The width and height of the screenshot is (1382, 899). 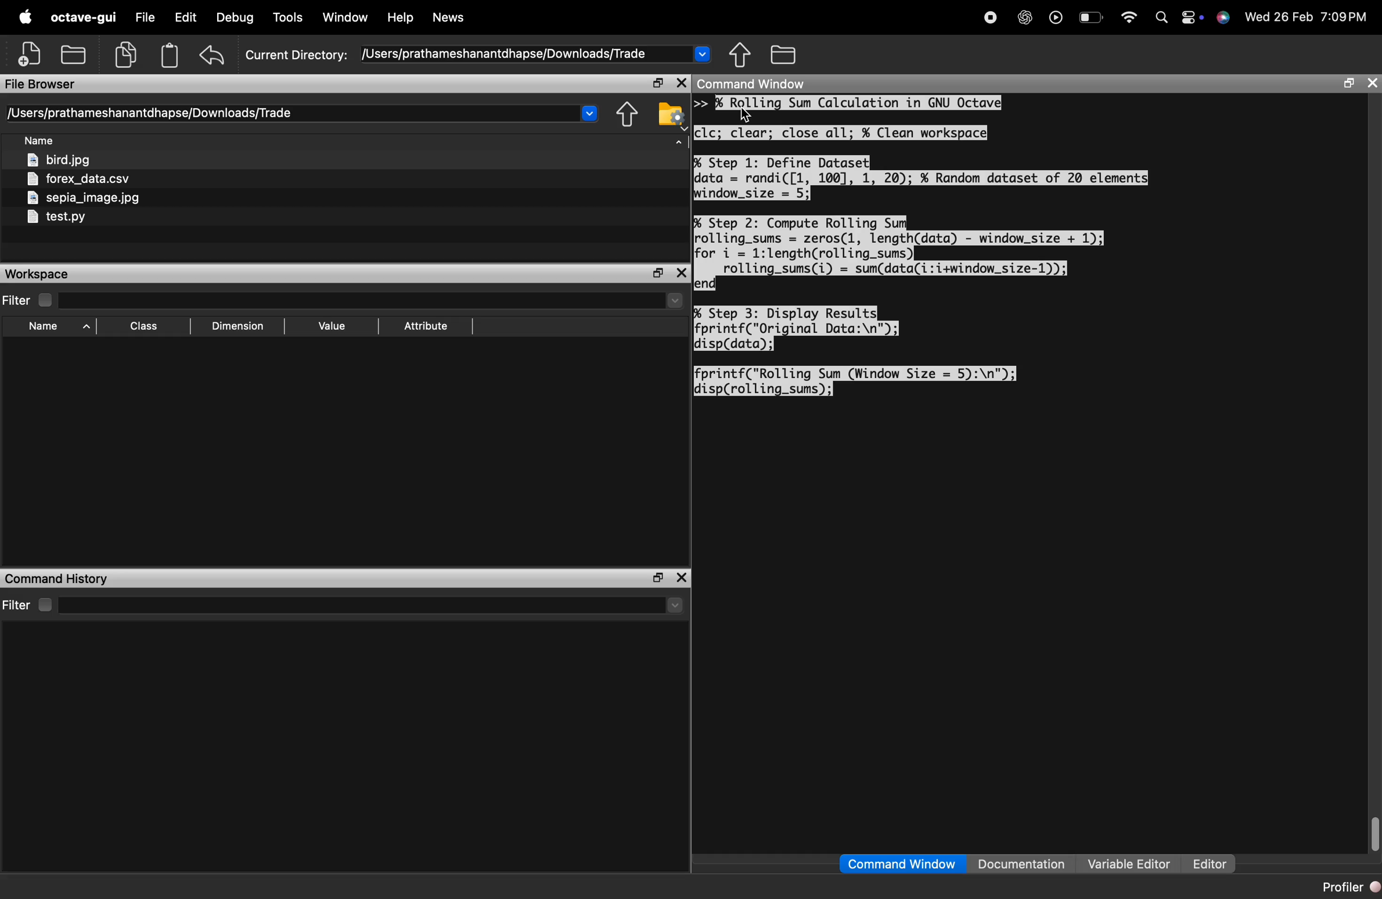 What do you see at coordinates (1373, 833) in the screenshot?
I see `vertical scrollbar` at bounding box center [1373, 833].